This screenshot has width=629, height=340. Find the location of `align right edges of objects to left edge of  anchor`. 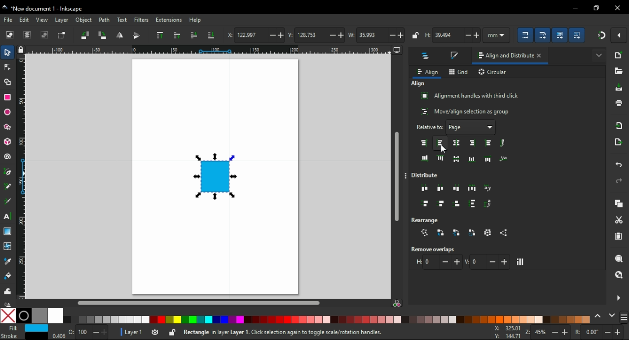

align right edges of objects to left edge of  anchor is located at coordinates (424, 142).